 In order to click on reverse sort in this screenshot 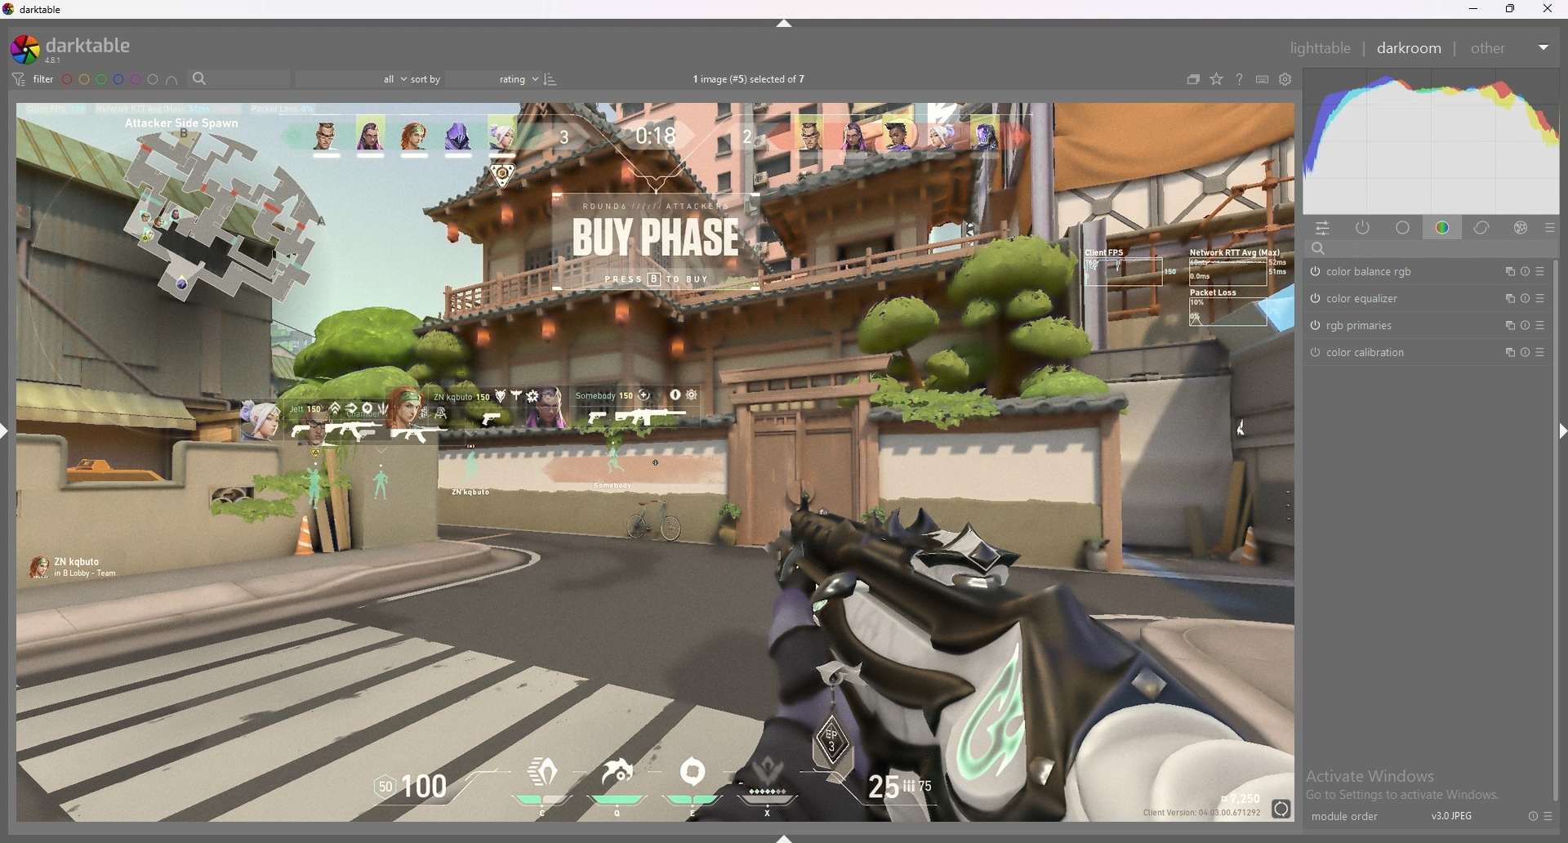, I will do `click(550, 78)`.